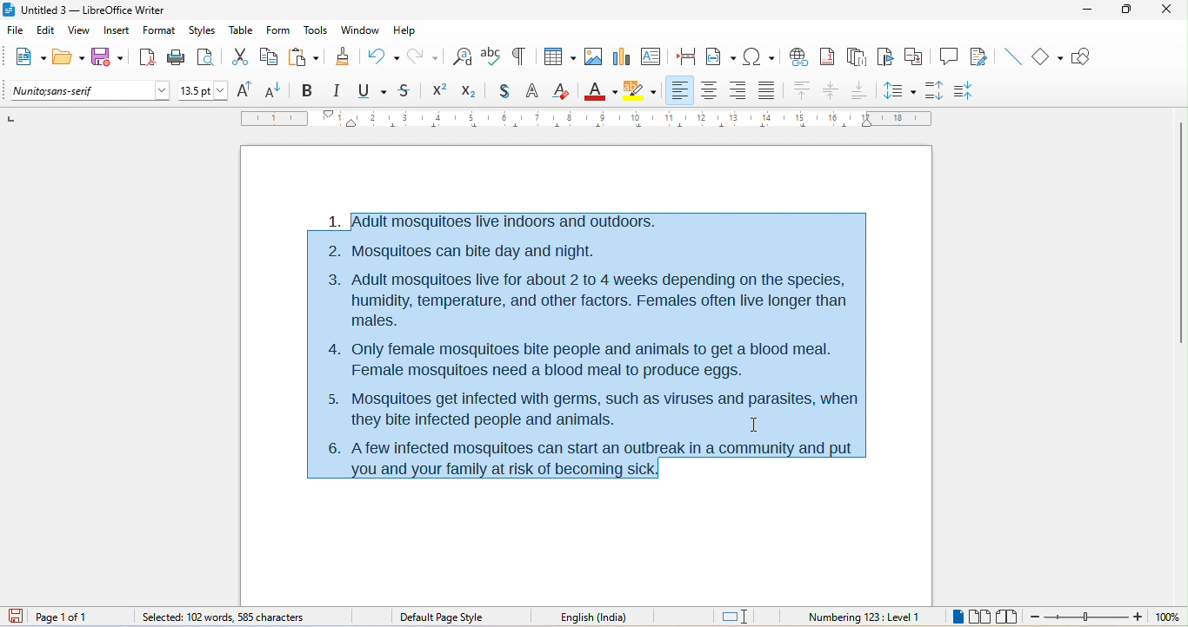 The height and width of the screenshot is (627, 1188). I want to click on justified, so click(764, 91).